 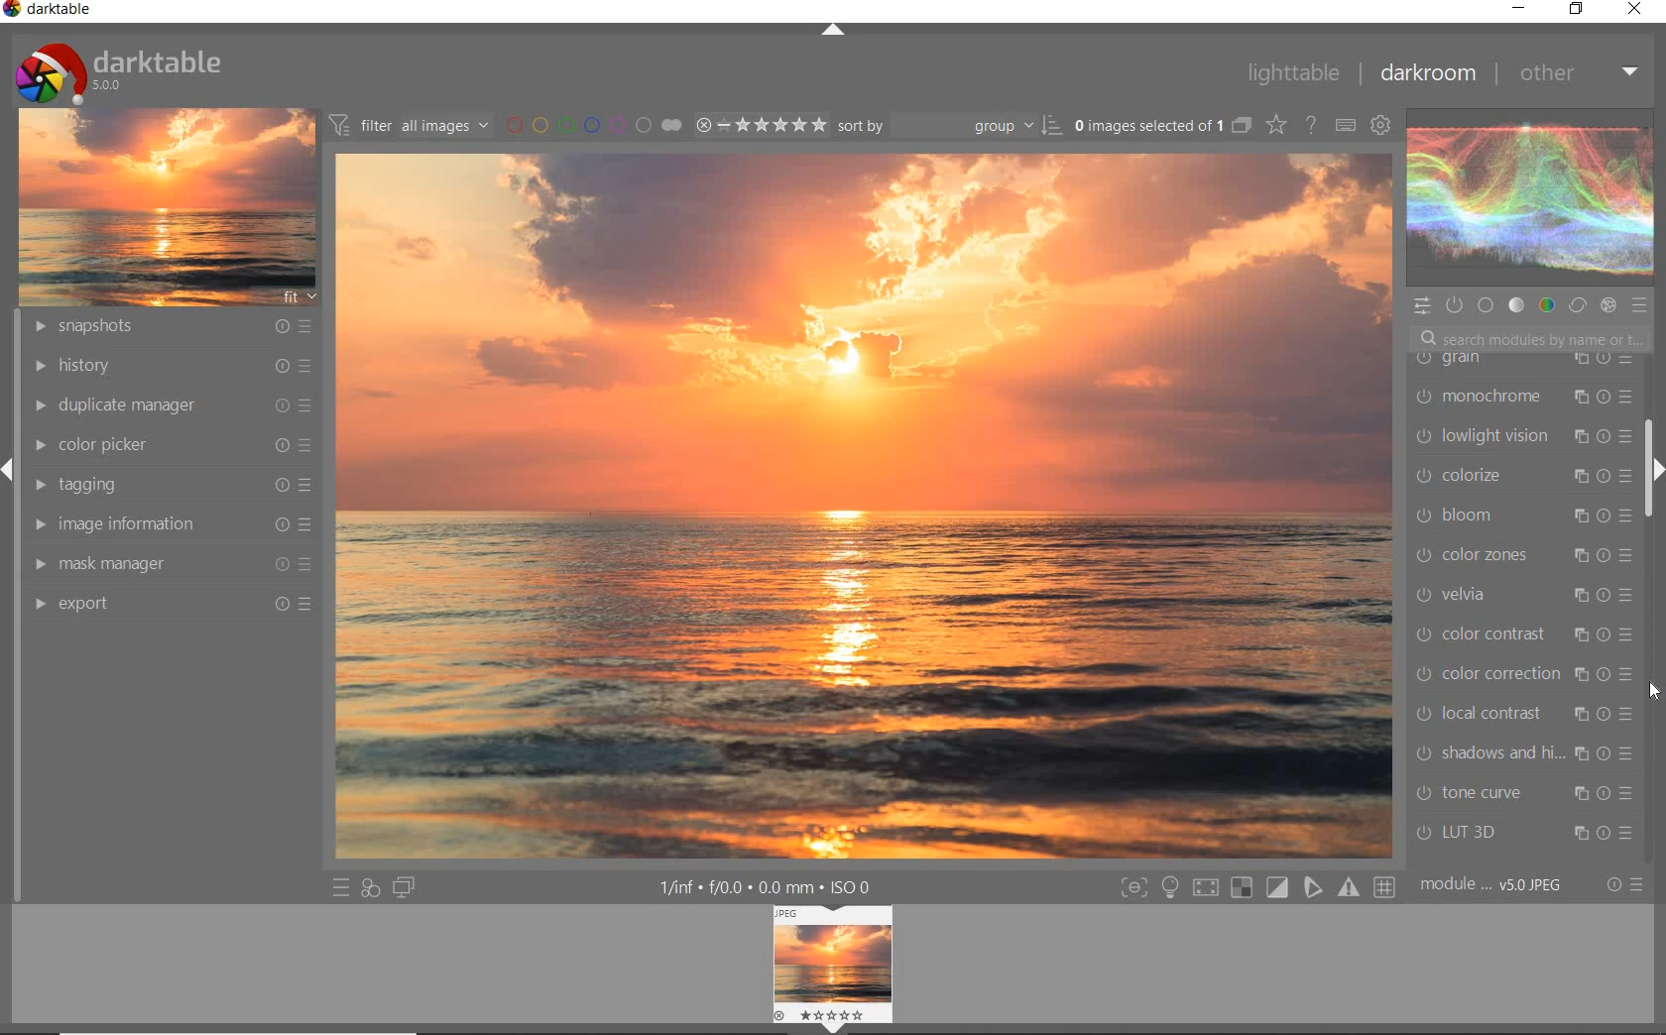 I want to click on PRESET, so click(x=1643, y=310).